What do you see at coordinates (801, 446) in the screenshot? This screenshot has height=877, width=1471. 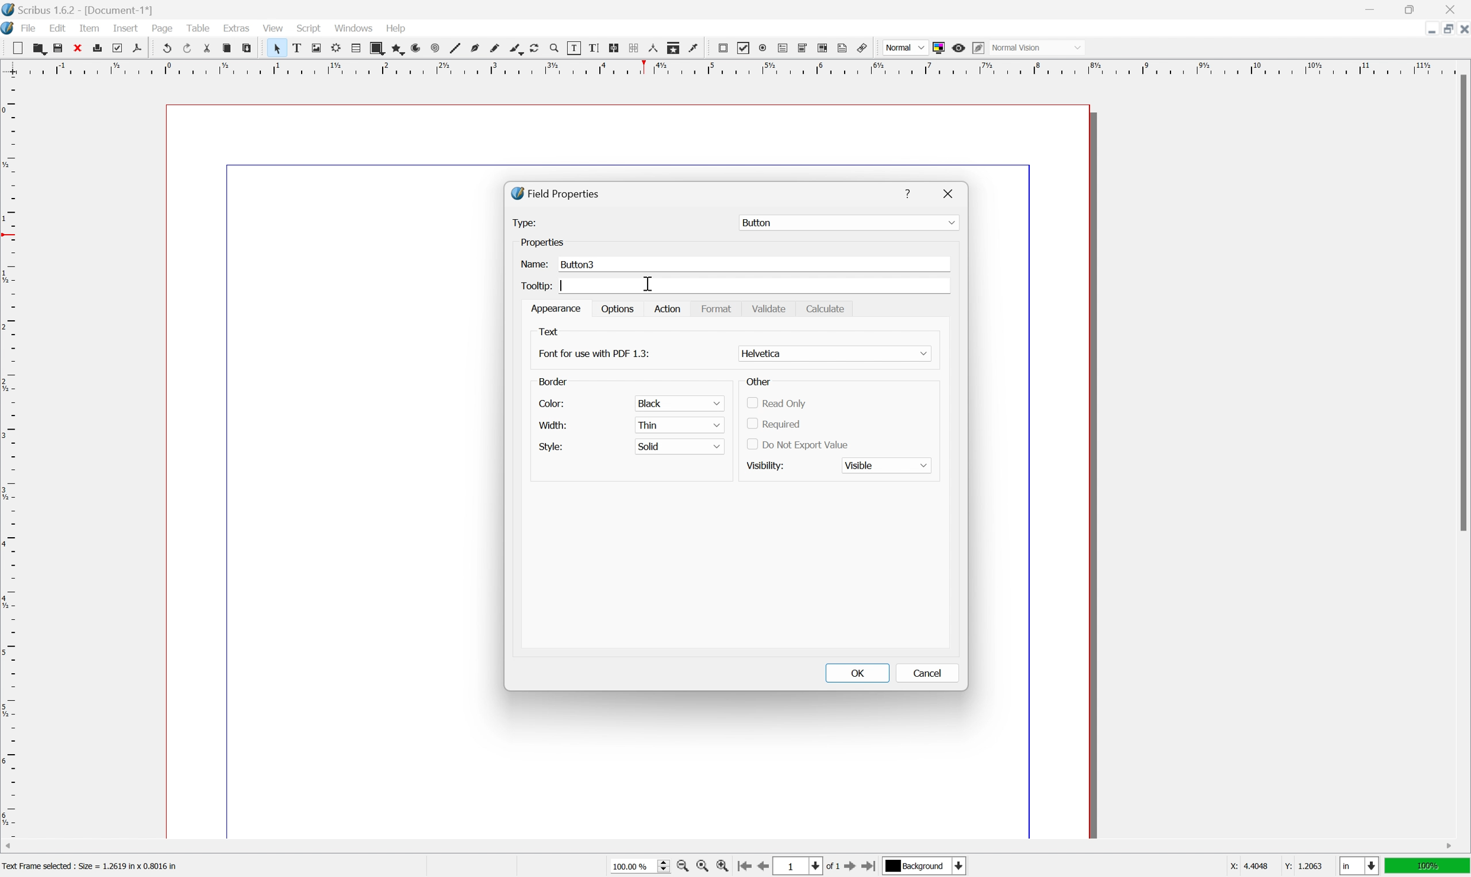 I see `Do not export value` at bounding box center [801, 446].